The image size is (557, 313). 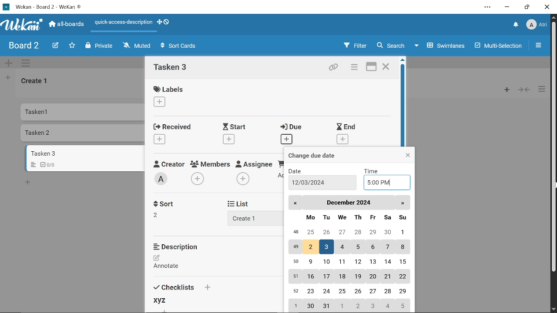 What do you see at coordinates (407, 156) in the screenshot?
I see `Close` at bounding box center [407, 156].